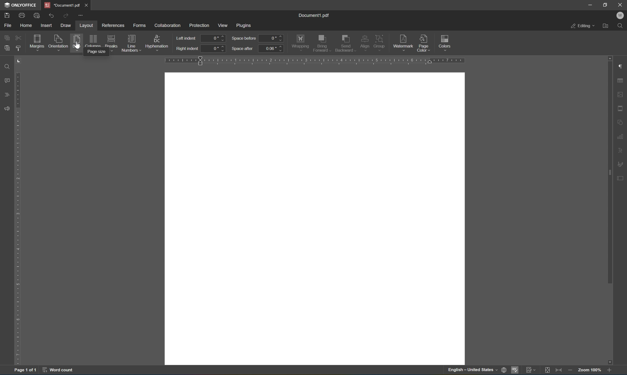  Describe the element at coordinates (7, 37) in the screenshot. I see `copy` at that location.